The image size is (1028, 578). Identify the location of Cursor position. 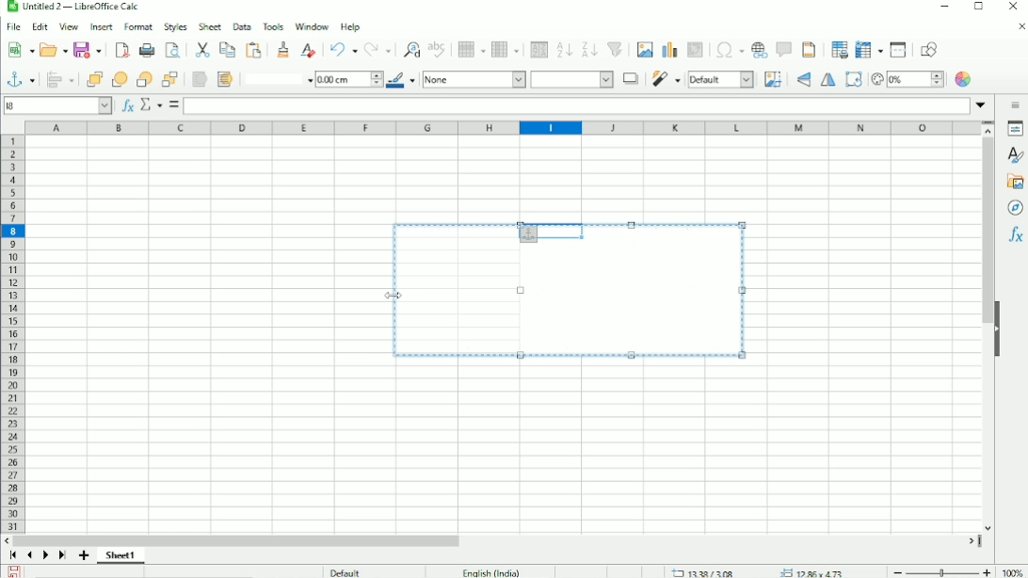
(759, 571).